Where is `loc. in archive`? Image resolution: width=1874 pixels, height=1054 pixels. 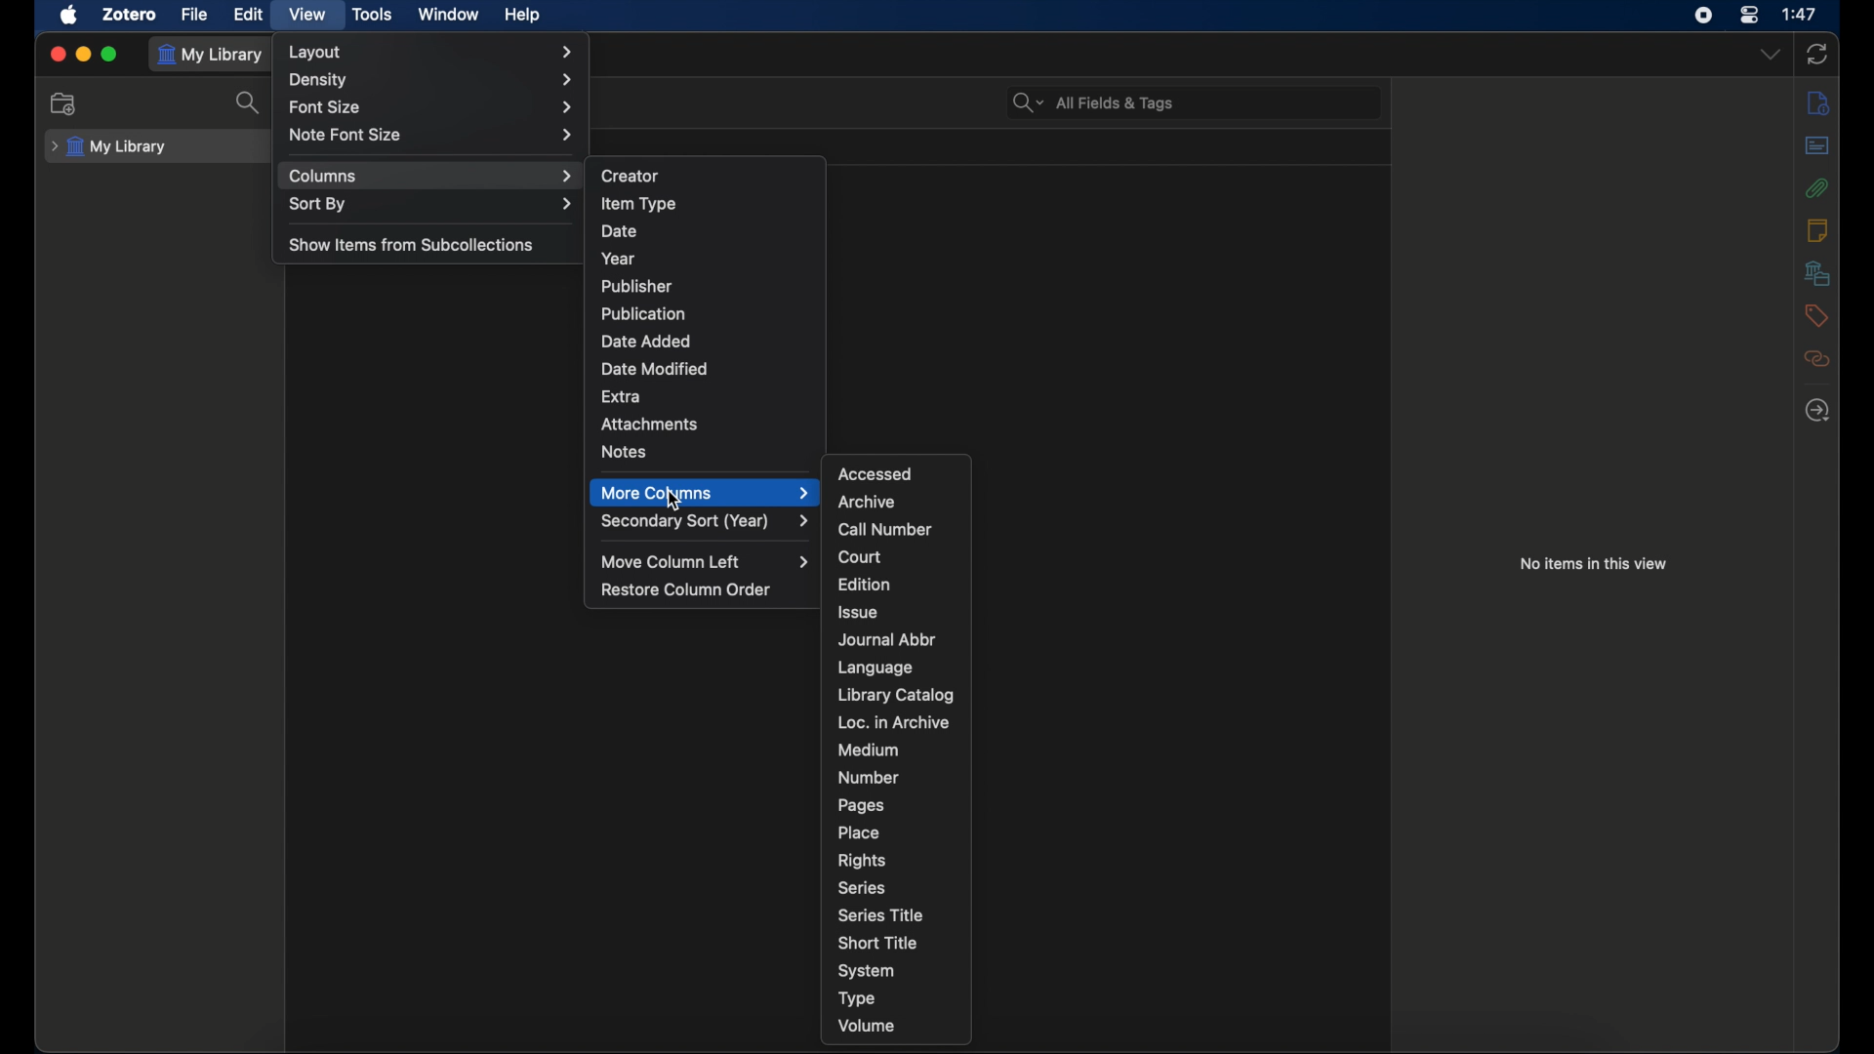 loc. in archive is located at coordinates (892, 722).